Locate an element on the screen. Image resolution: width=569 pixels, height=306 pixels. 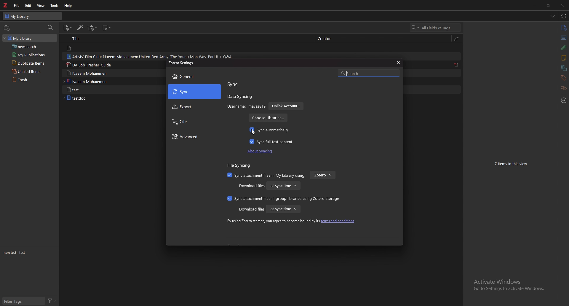
info is located at coordinates (563, 28).